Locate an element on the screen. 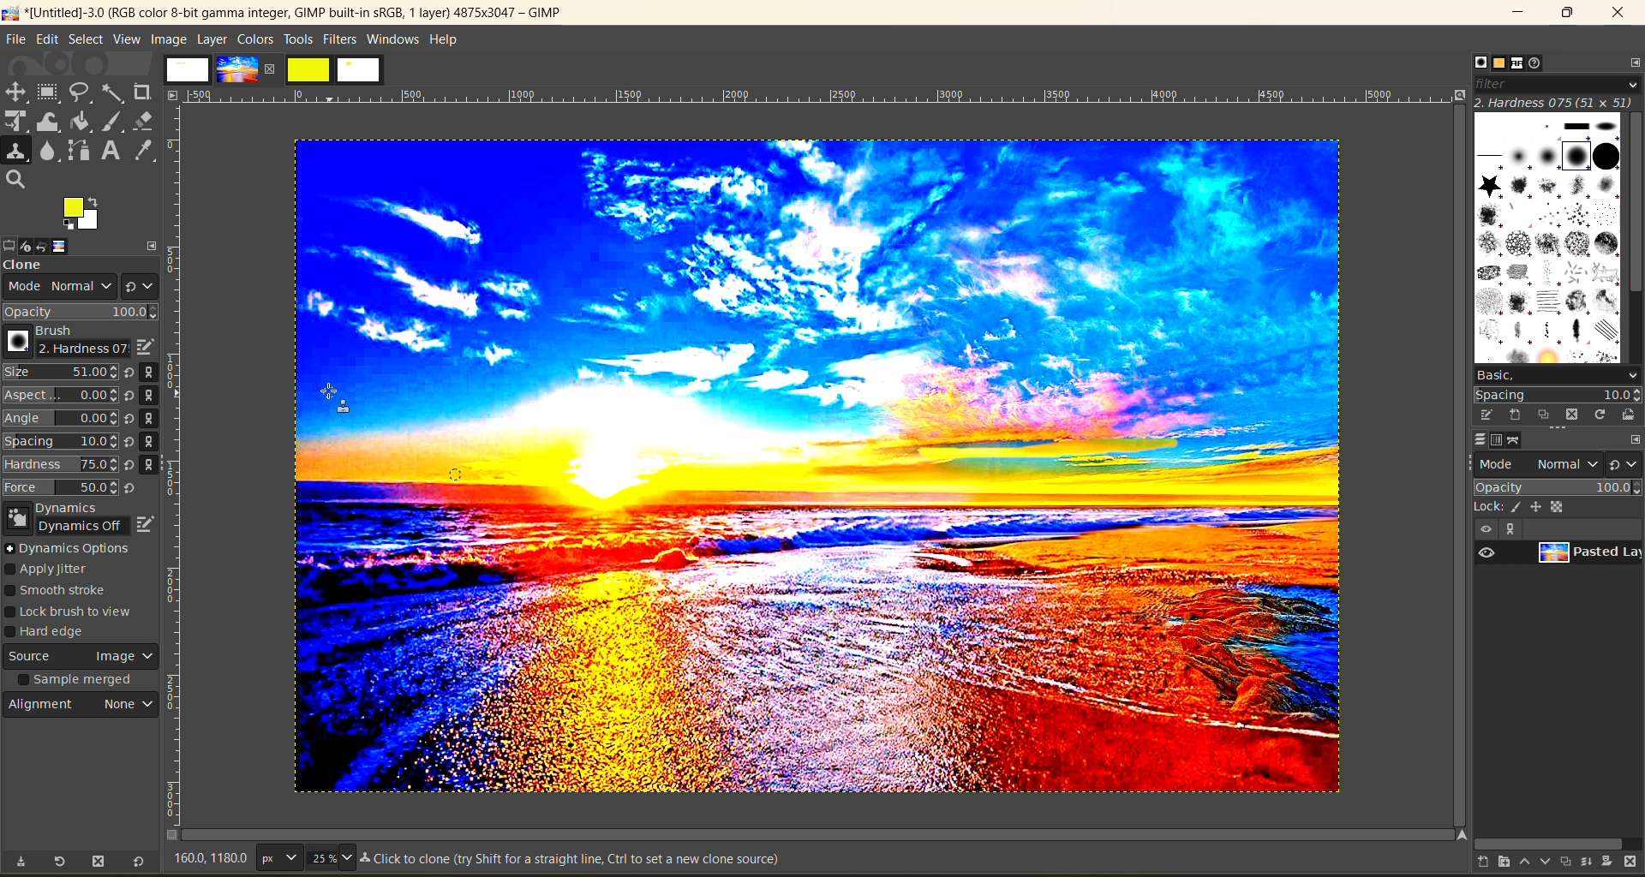 The image size is (1645, 877). patterns is located at coordinates (1497, 64).